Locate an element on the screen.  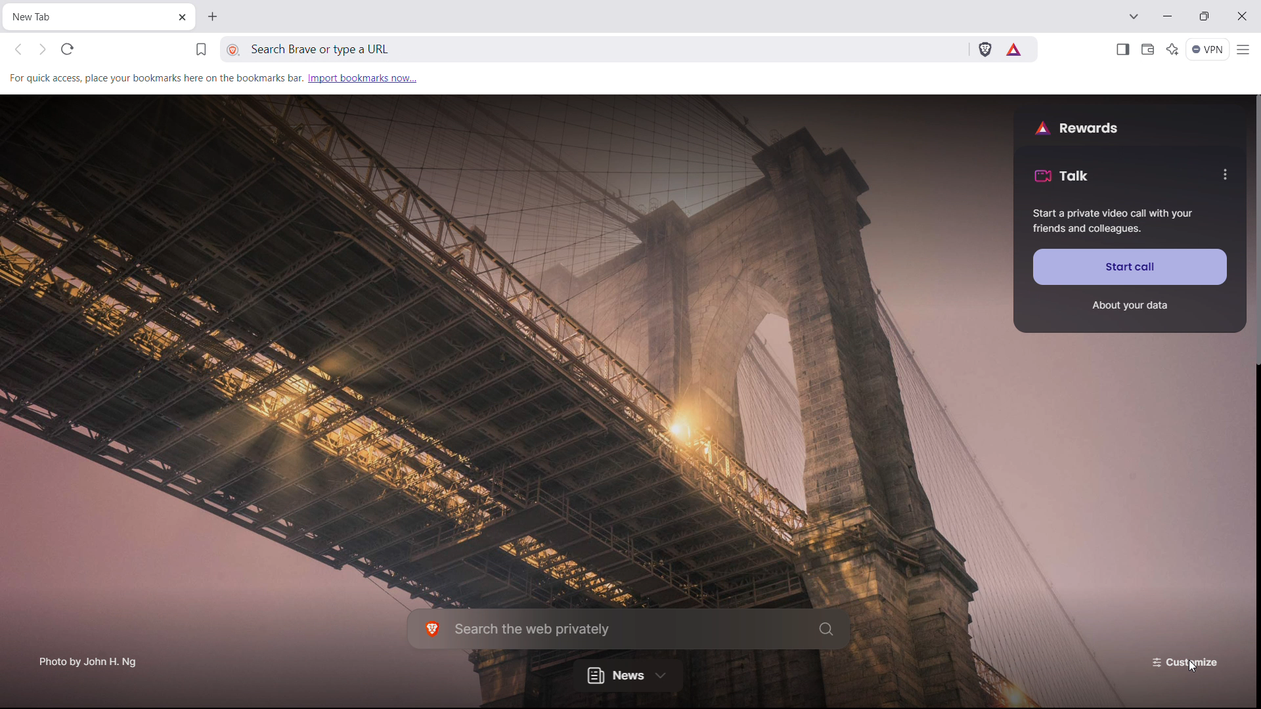
open new tab is located at coordinates (211, 16).